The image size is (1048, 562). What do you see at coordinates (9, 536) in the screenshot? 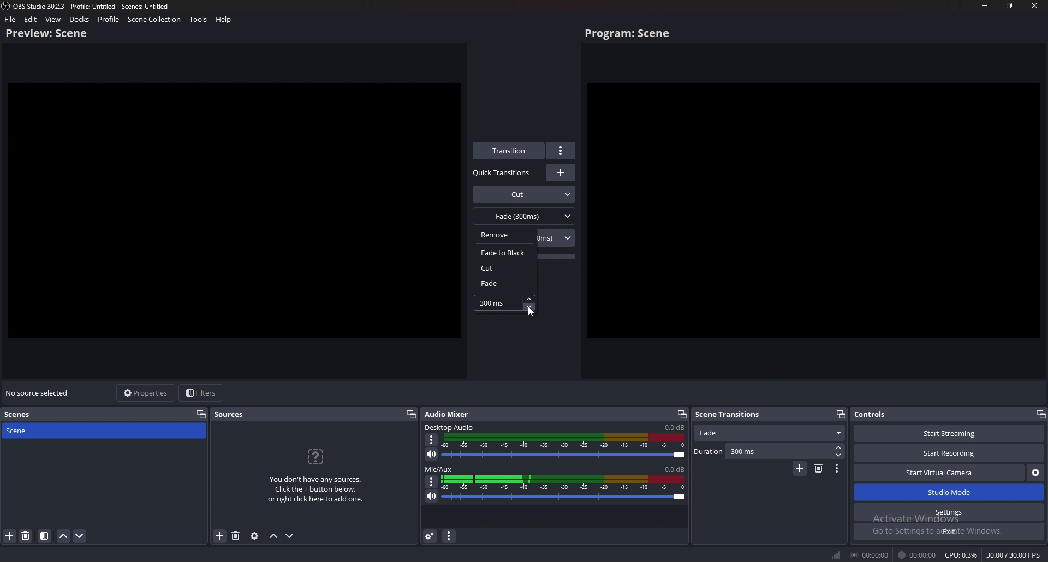
I see `add scene` at bounding box center [9, 536].